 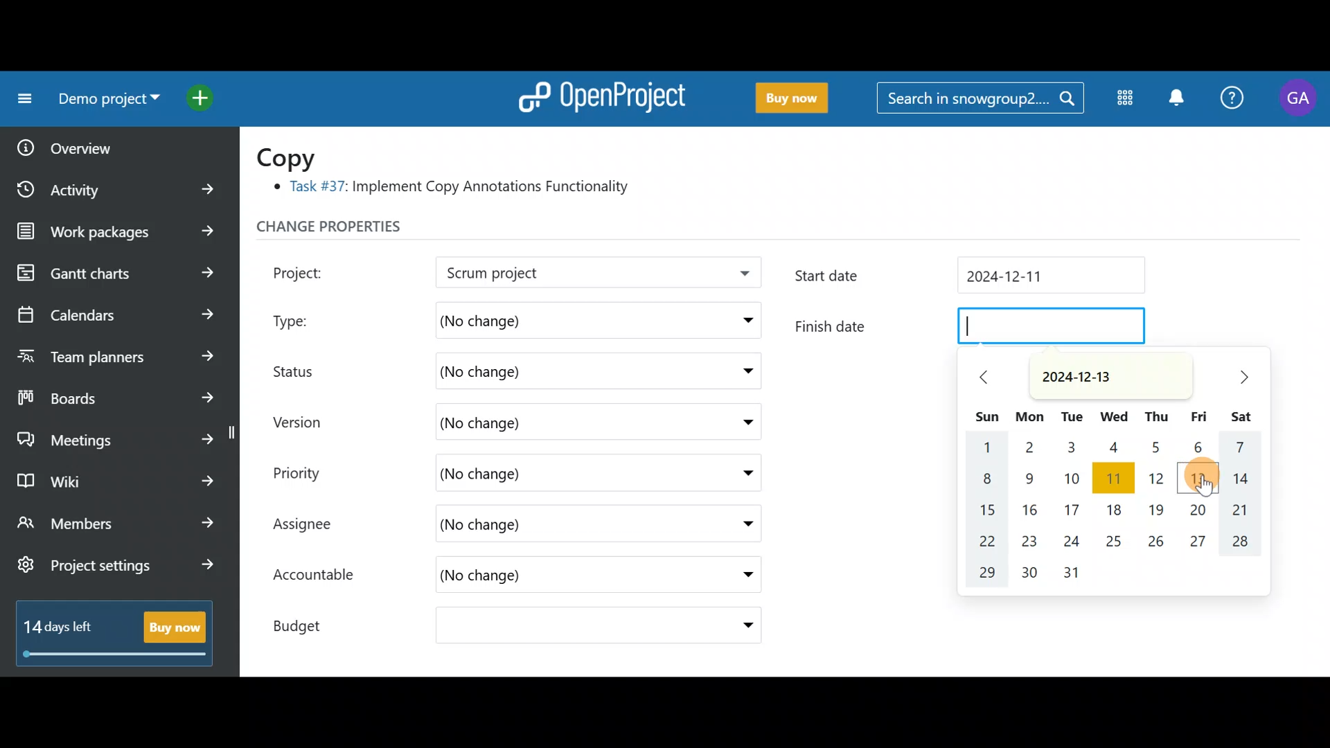 What do you see at coordinates (204, 95) in the screenshot?
I see `Open quick add menu` at bounding box center [204, 95].